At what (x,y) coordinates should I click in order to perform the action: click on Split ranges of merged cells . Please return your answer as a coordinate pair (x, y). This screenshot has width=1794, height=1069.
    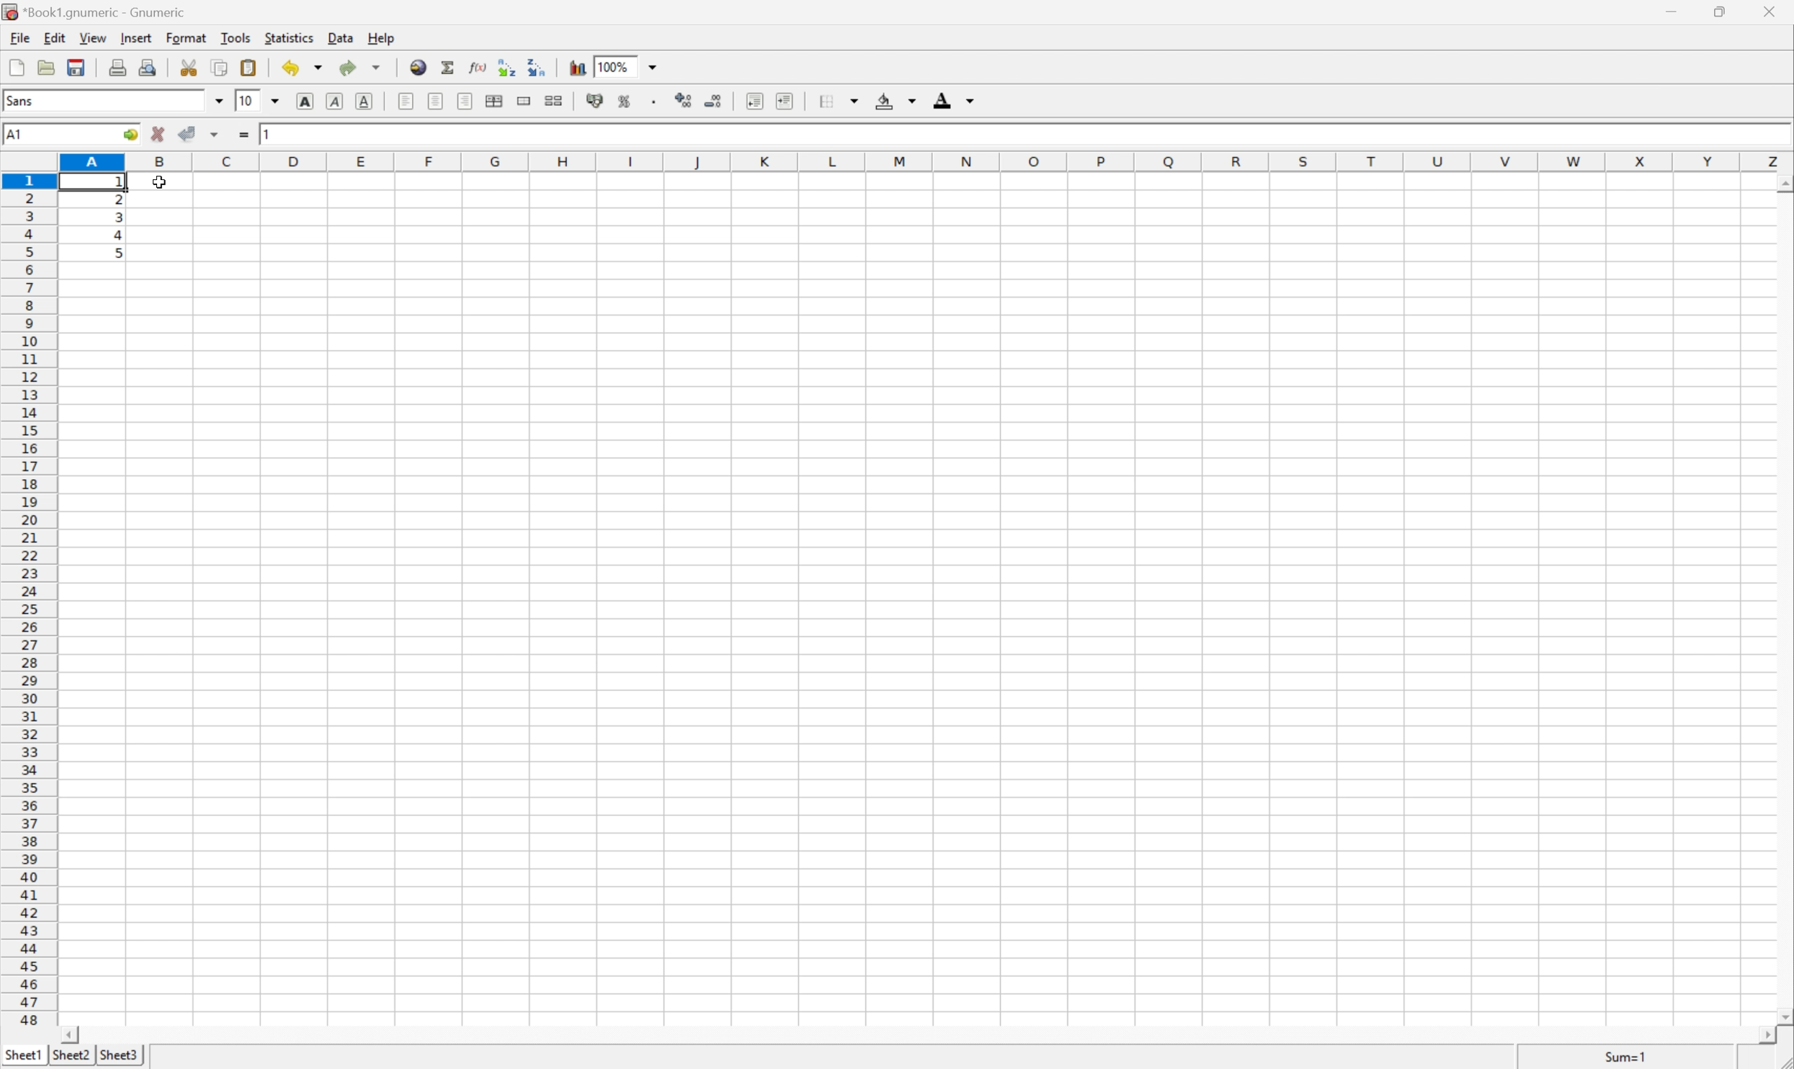
    Looking at the image, I should click on (554, 100).